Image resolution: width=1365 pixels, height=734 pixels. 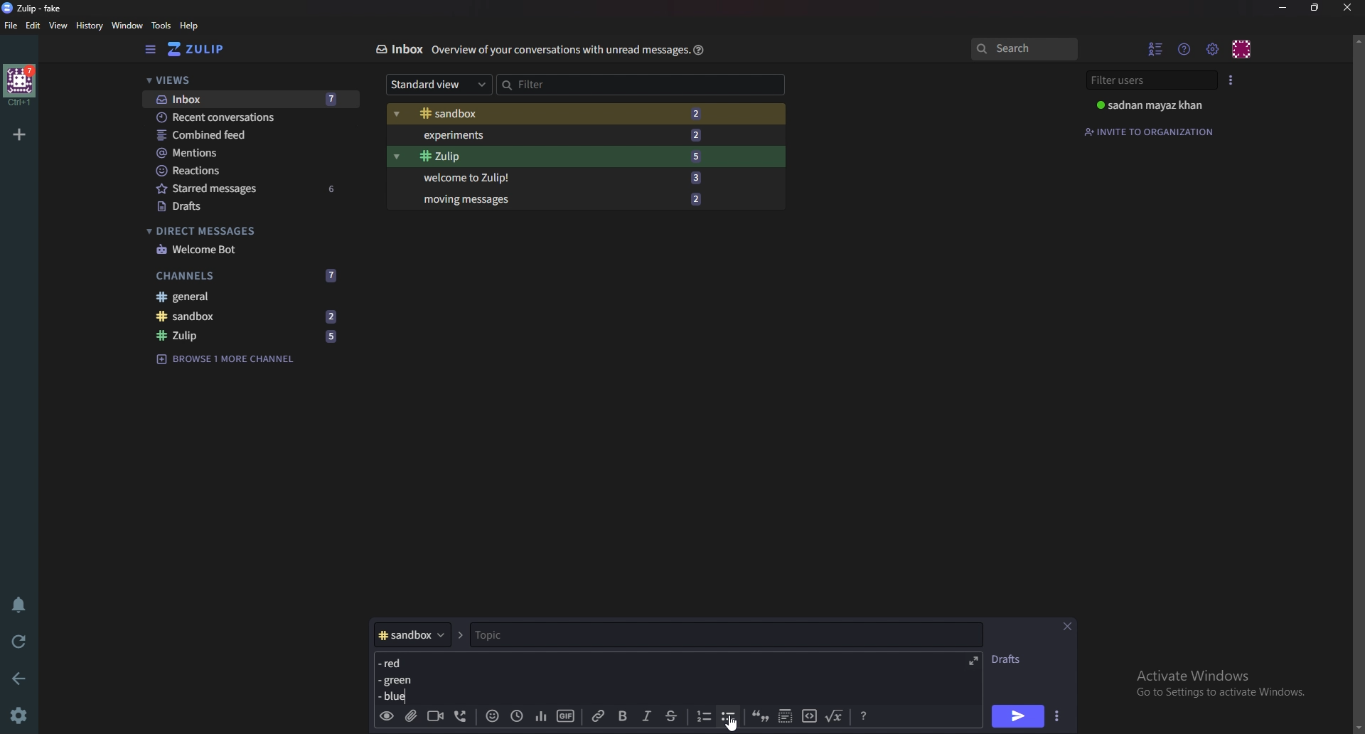 I want to click on Welcome to zulip, so click(x=558, y=176).